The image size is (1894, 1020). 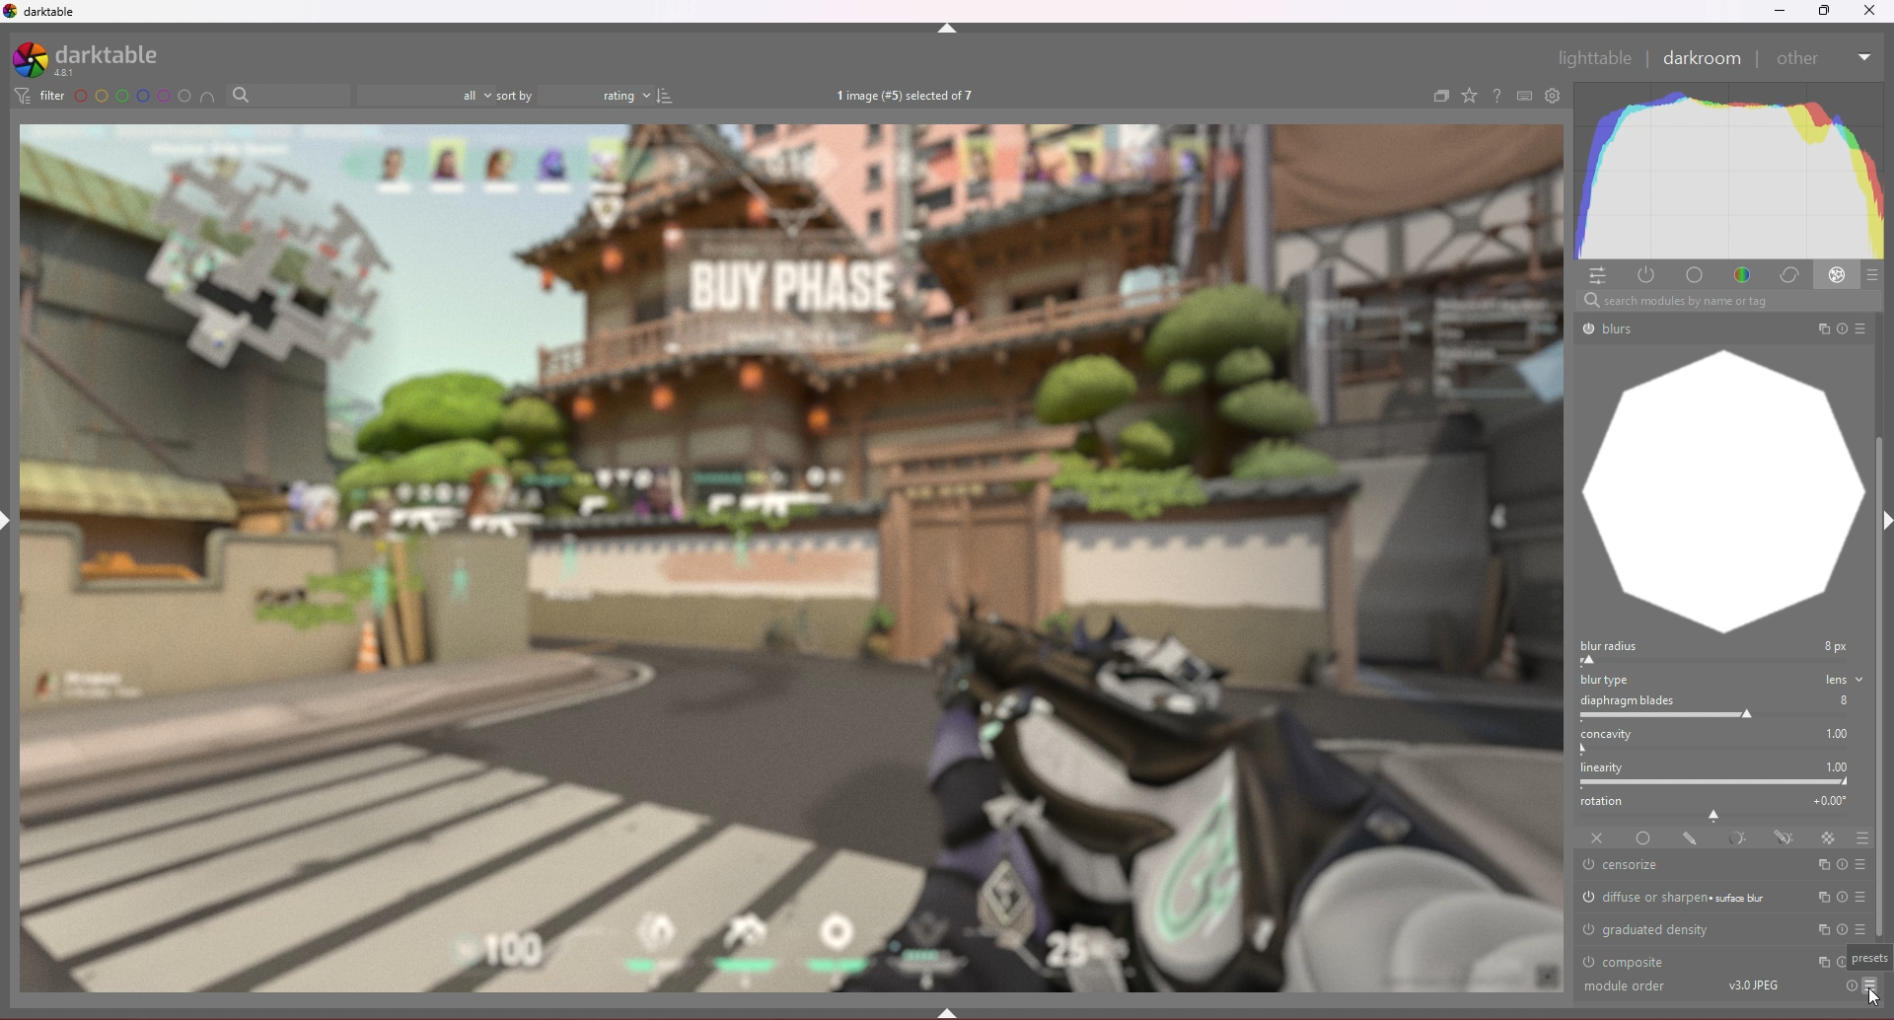 I want to click on linearity, so click(x=1722, y=774).